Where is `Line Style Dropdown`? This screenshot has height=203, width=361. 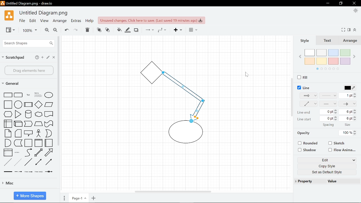
Line Style Dropdown is located at coordinates (328, 96).